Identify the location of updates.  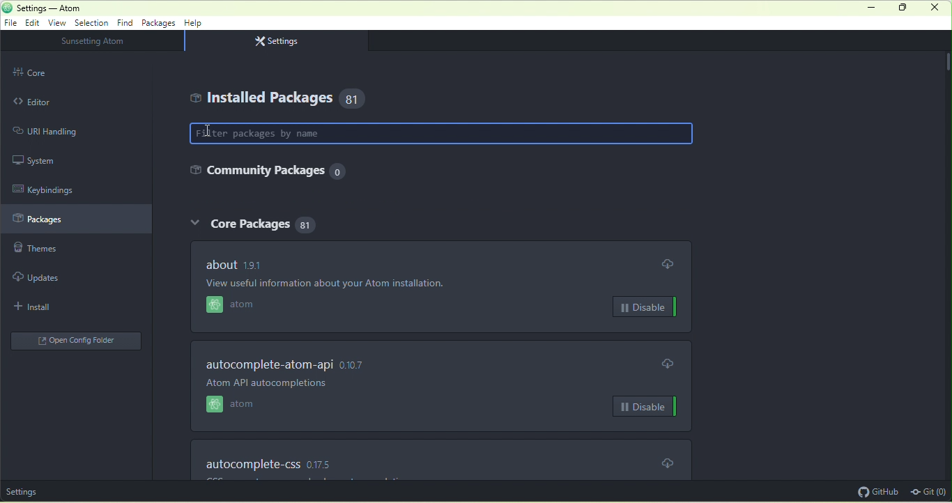
(51, 277).